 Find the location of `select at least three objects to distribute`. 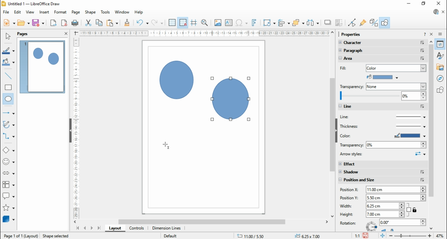

select at least three objects to distribute is located at coordinates (313, 23).